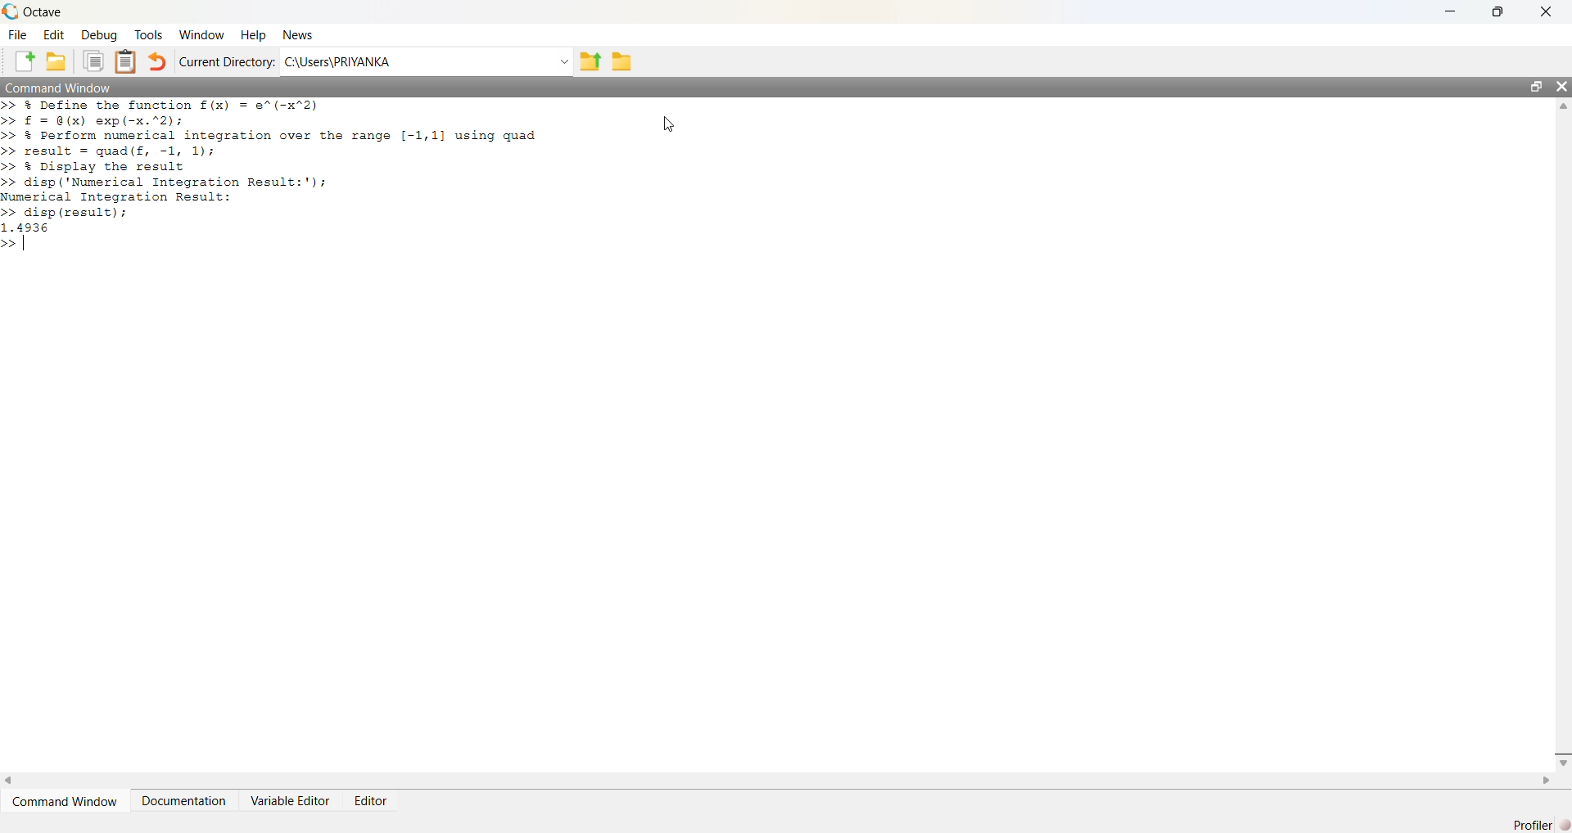 This screenshot has height=833, width=1572. What do you see at coordinates (667, 124) in the screenshot?
I see `cursor` at bounding box center [667, 124].